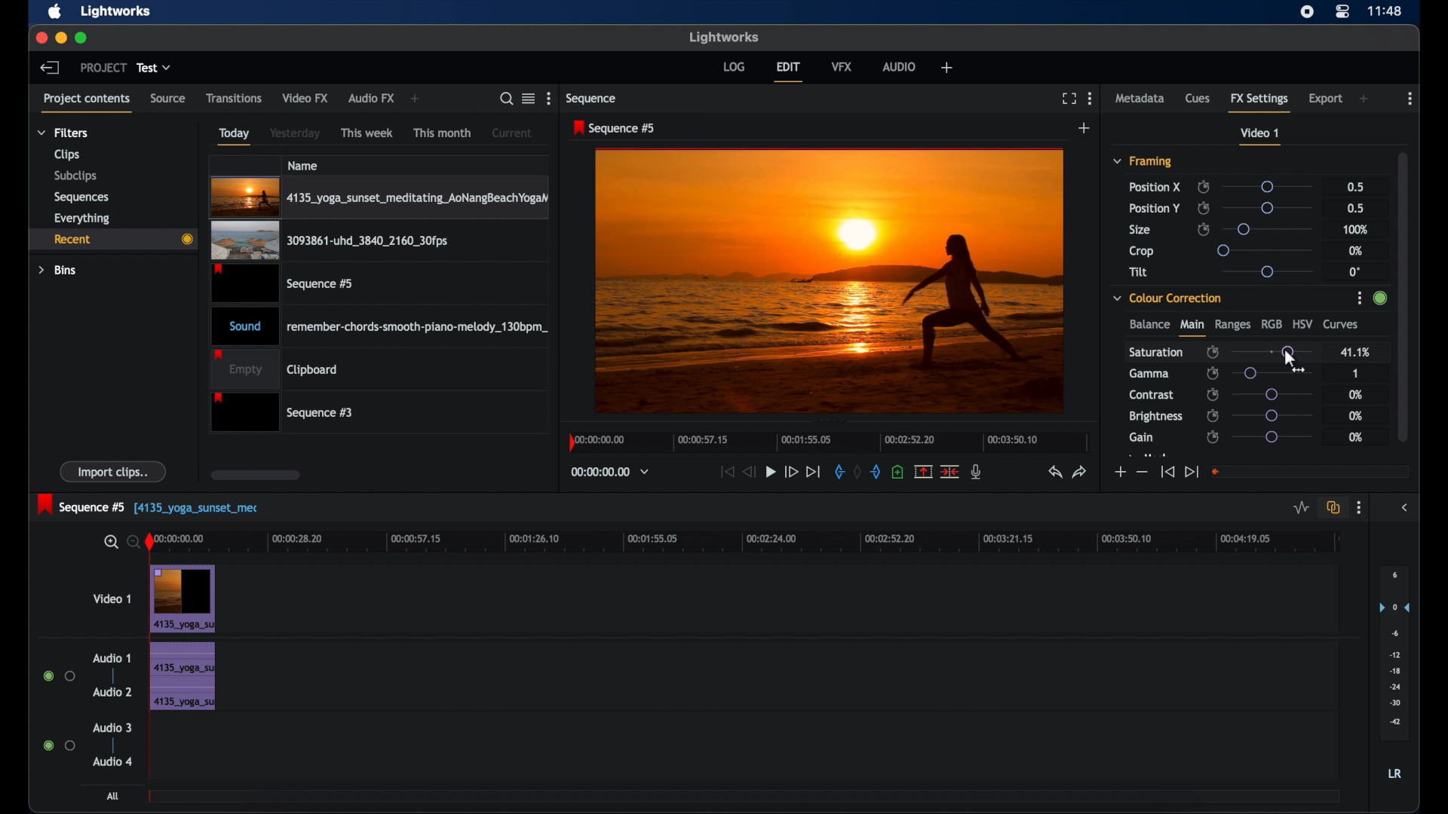 This screenshot has width=1448, height=814. What do you see at coordinates (1212, 373) in the screenshot?
I see `enable/disable keyframes` at bounding box center [1212, 373].